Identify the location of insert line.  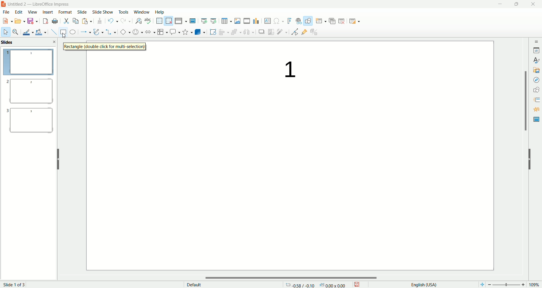
(52, 32).